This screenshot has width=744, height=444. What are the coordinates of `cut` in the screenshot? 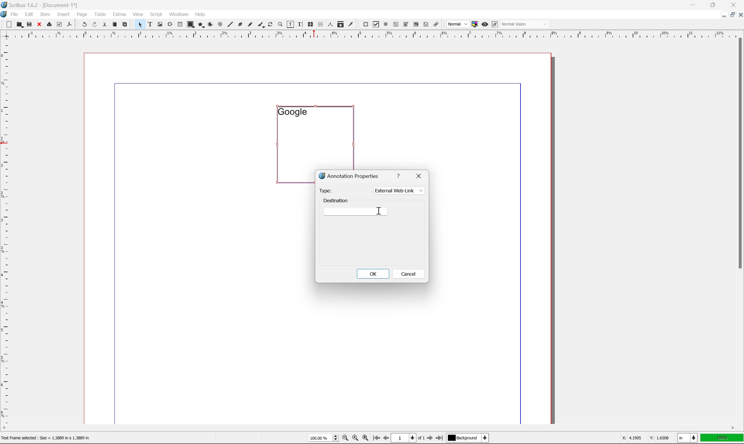 It's located at (105, 24).